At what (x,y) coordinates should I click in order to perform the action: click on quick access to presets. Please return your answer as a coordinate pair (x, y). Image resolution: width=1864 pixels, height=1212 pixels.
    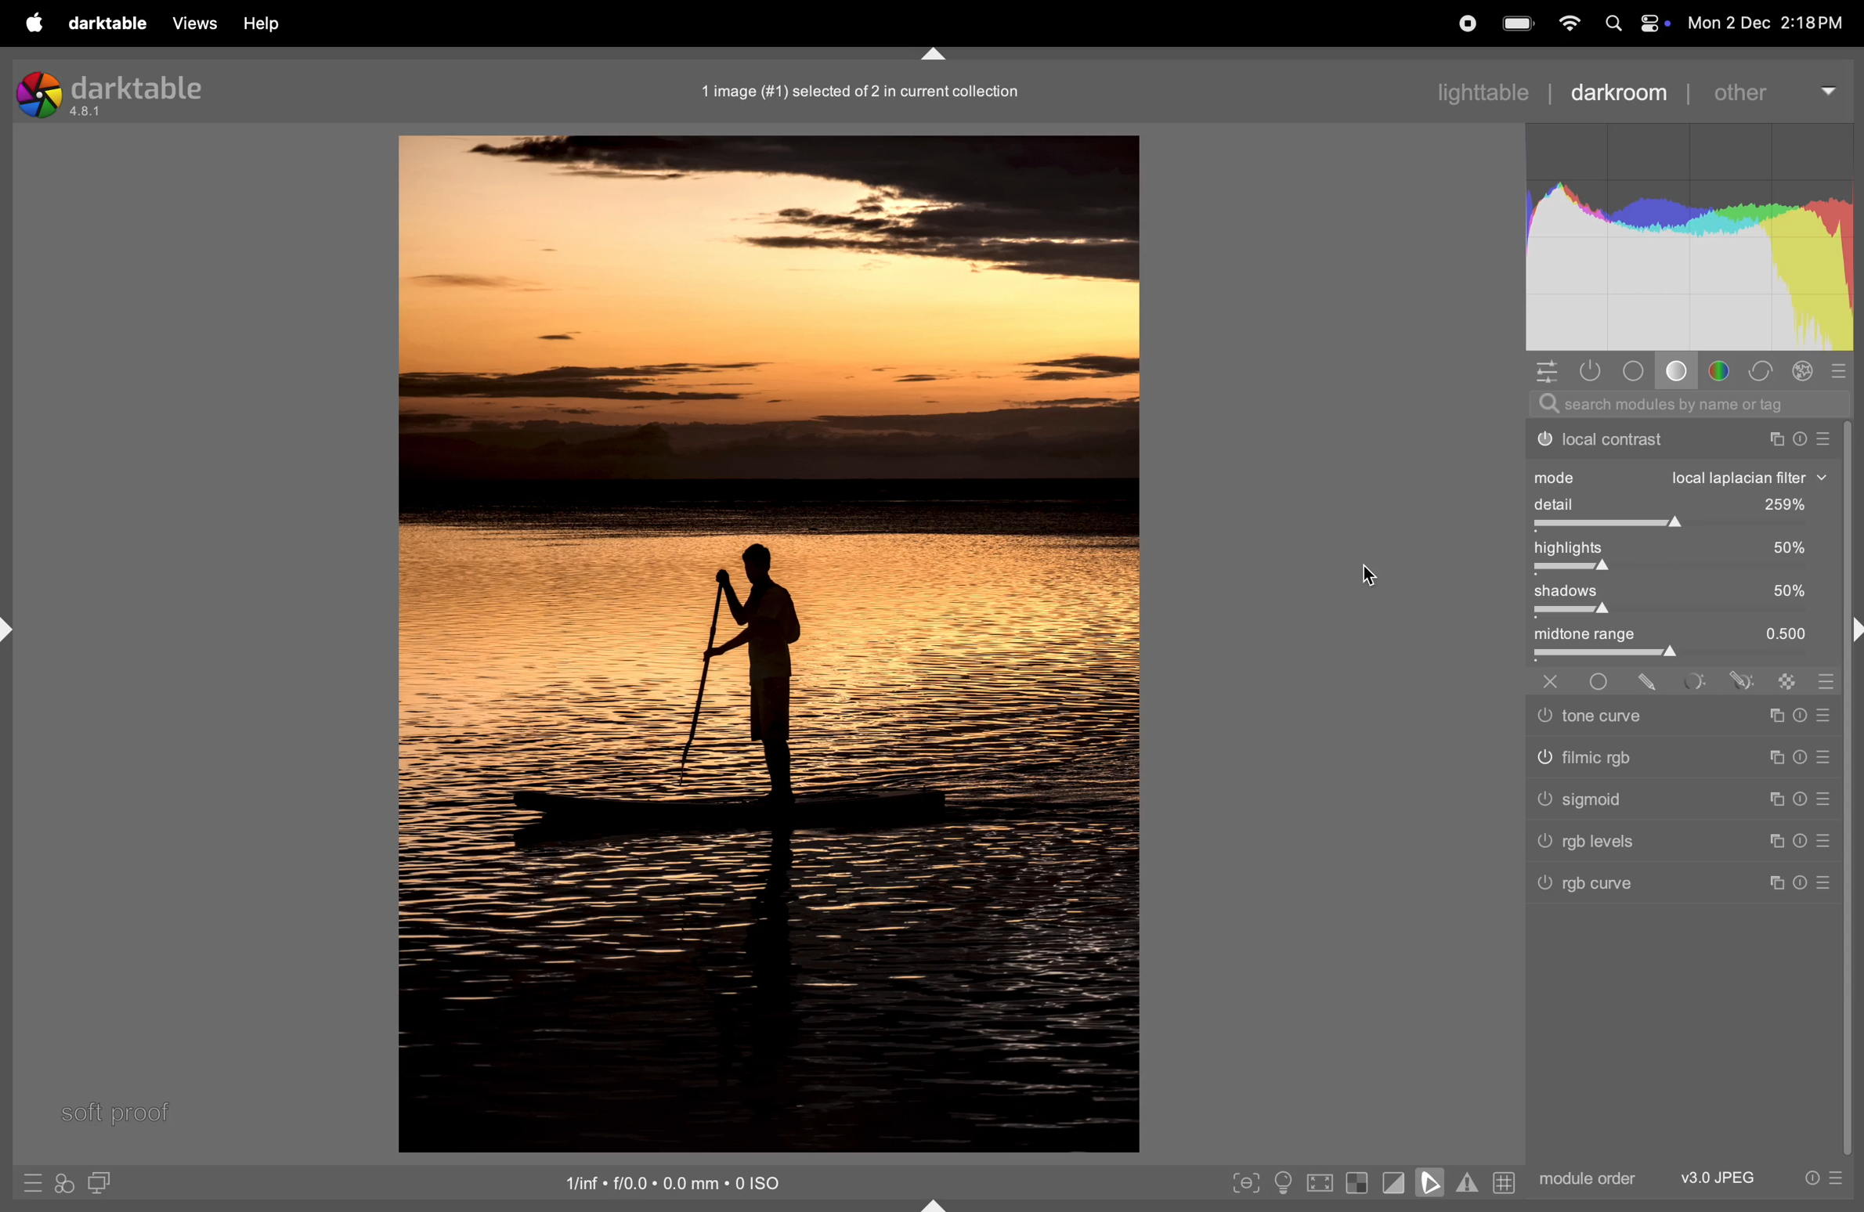
    Looking at the image, I should click on (26, 1179).